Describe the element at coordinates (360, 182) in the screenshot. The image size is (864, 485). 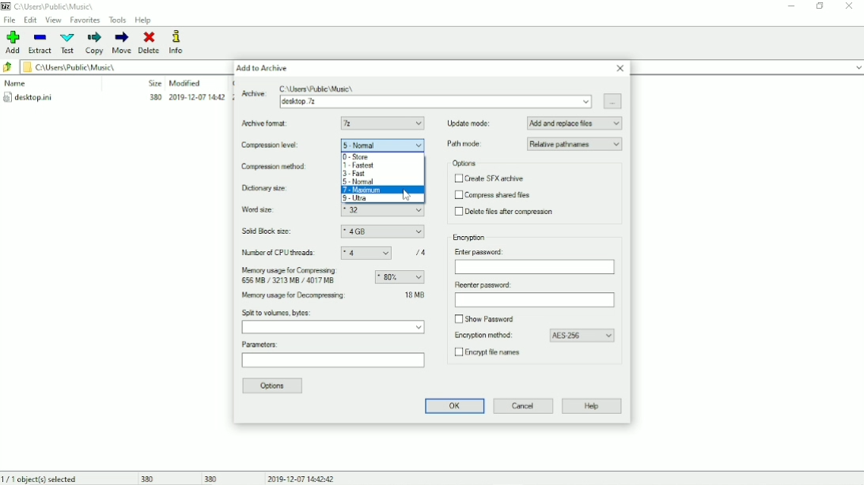
I see `5 - Normal` at that location.